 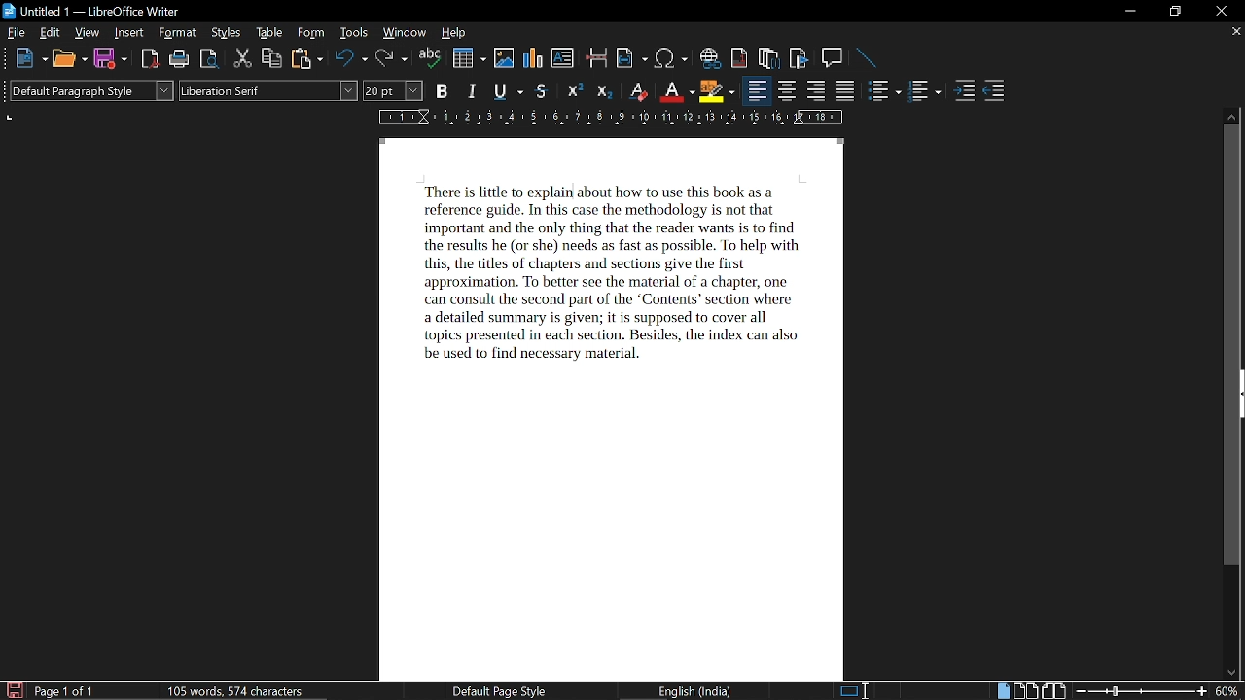 I want to click on redo, so click(x=391, y=59).